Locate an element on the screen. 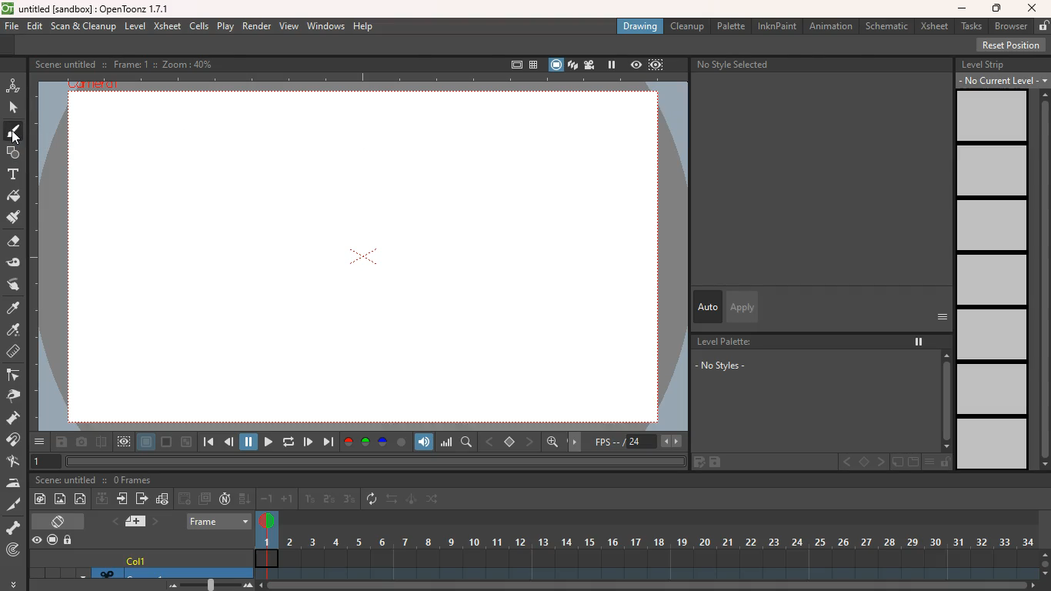 The image size is (1051, 591). move is located at coordinates (123, 500).